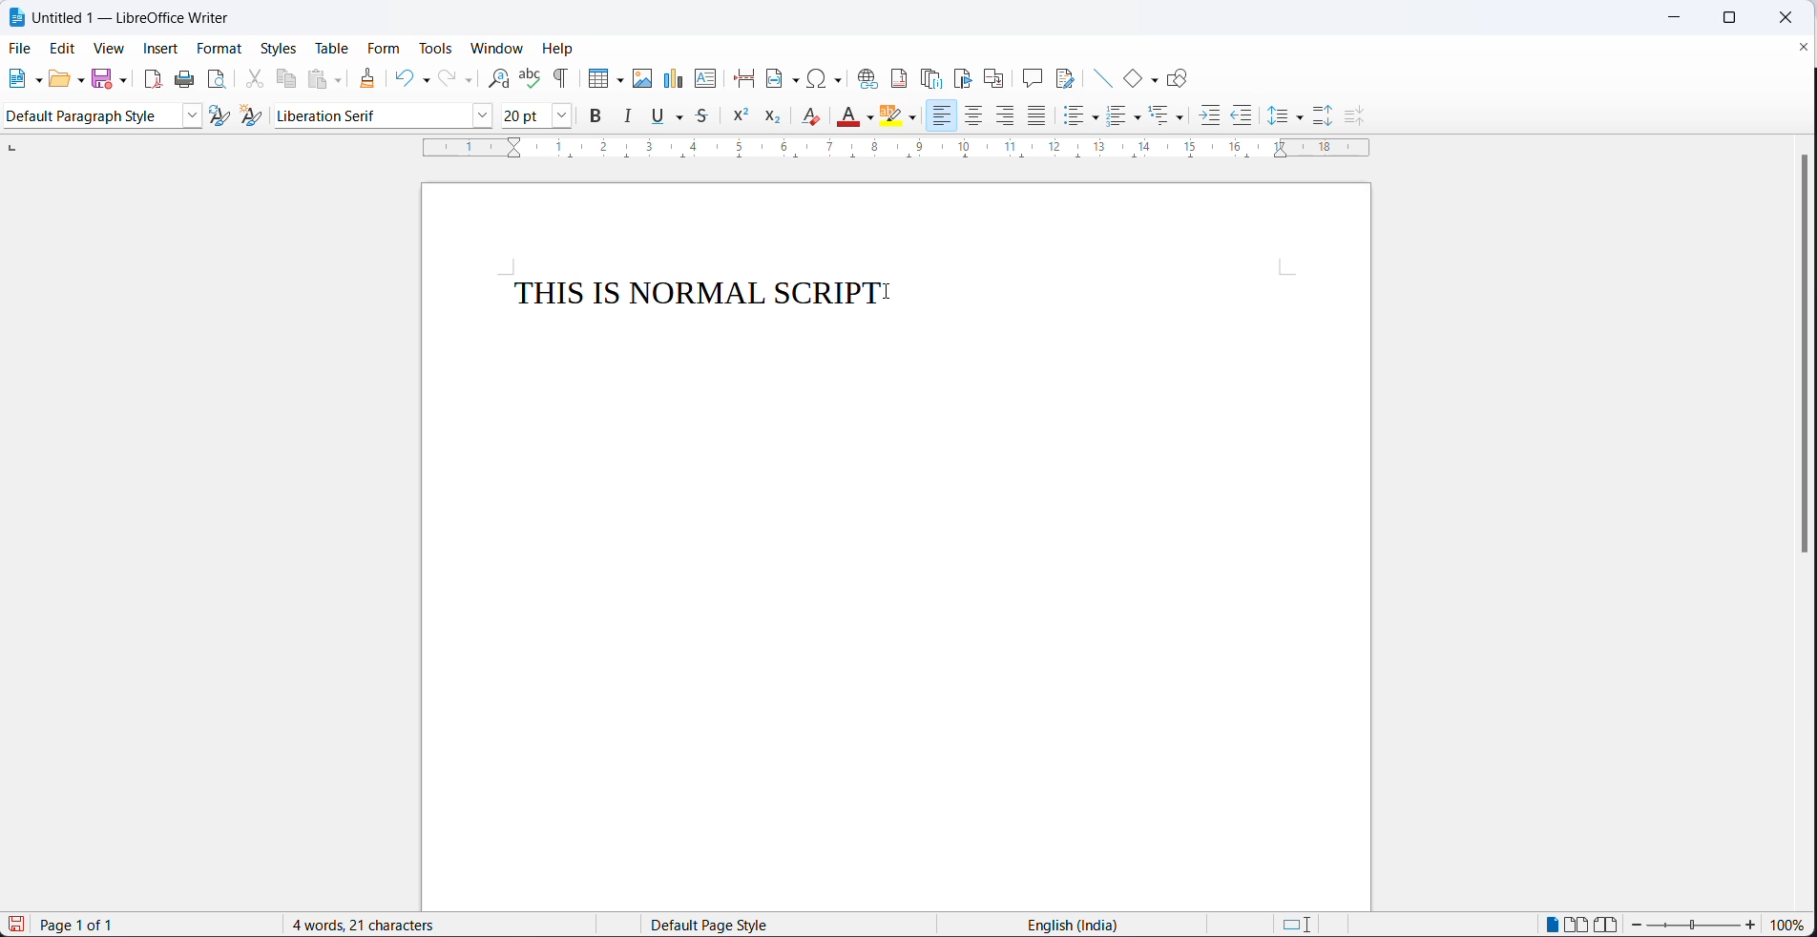 This screenshot has height=937, width=1817. I want to click on cut, so click(252, 77).